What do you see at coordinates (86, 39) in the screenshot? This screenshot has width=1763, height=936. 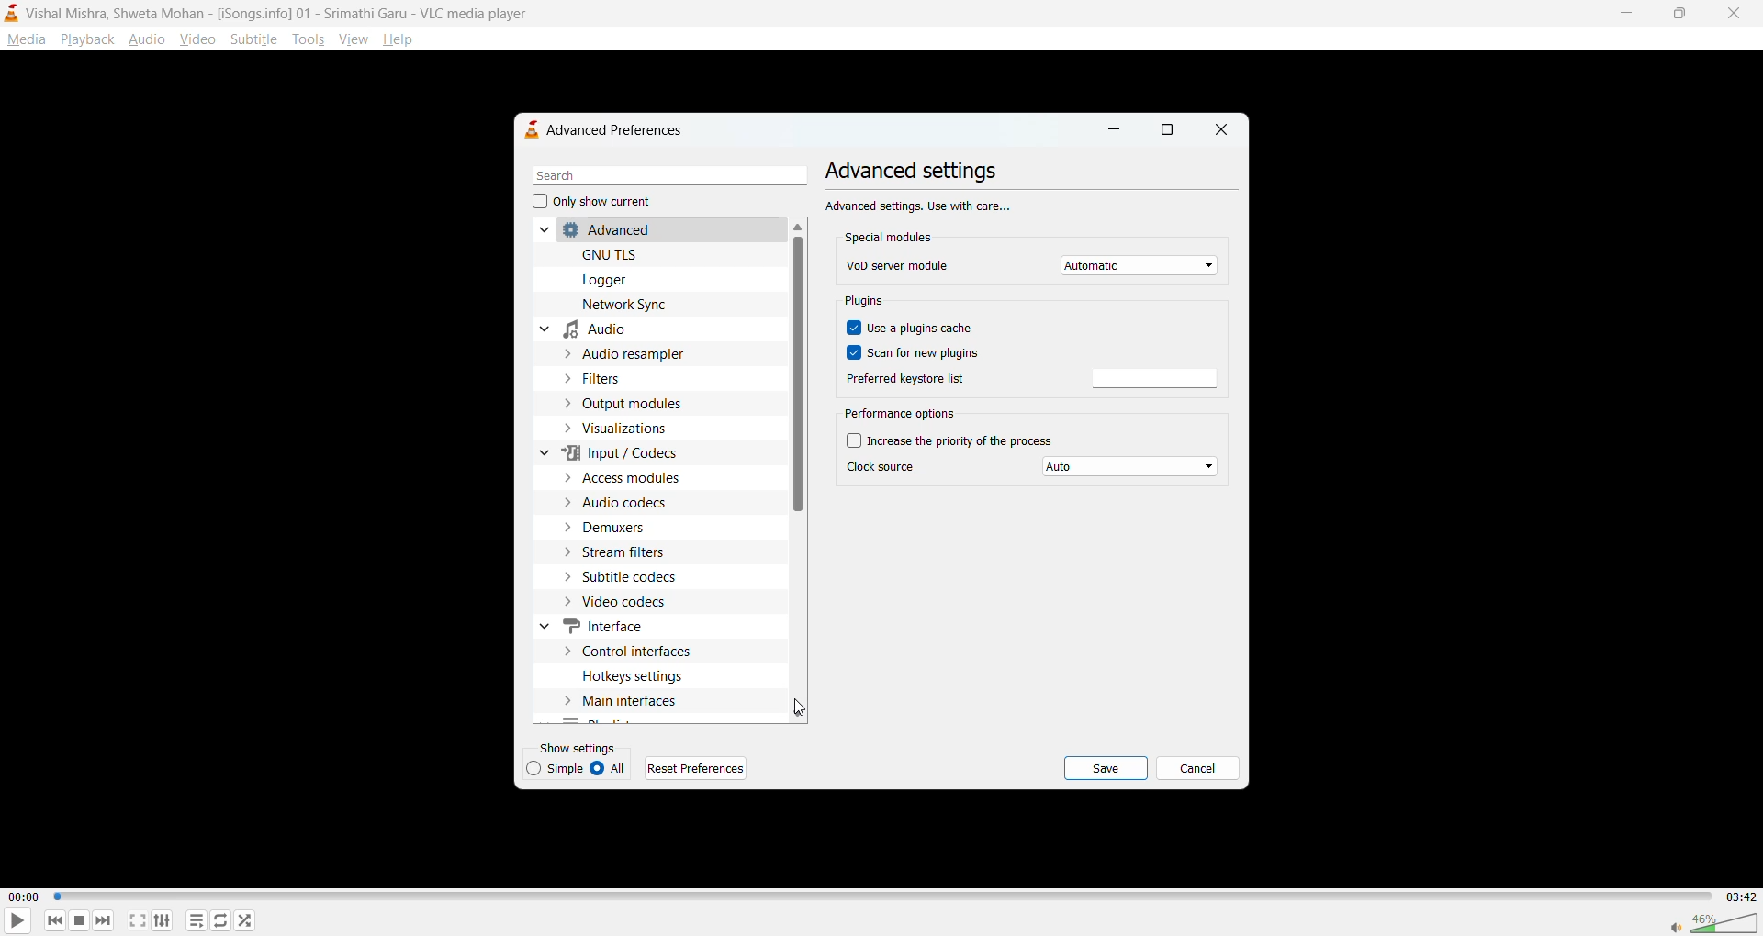 I see `playback` at bounding box center [86, 39].